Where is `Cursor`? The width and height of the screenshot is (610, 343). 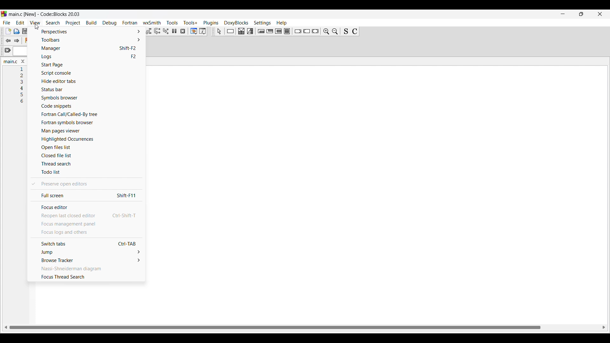
Cursor is located at coordinates (35, 26).